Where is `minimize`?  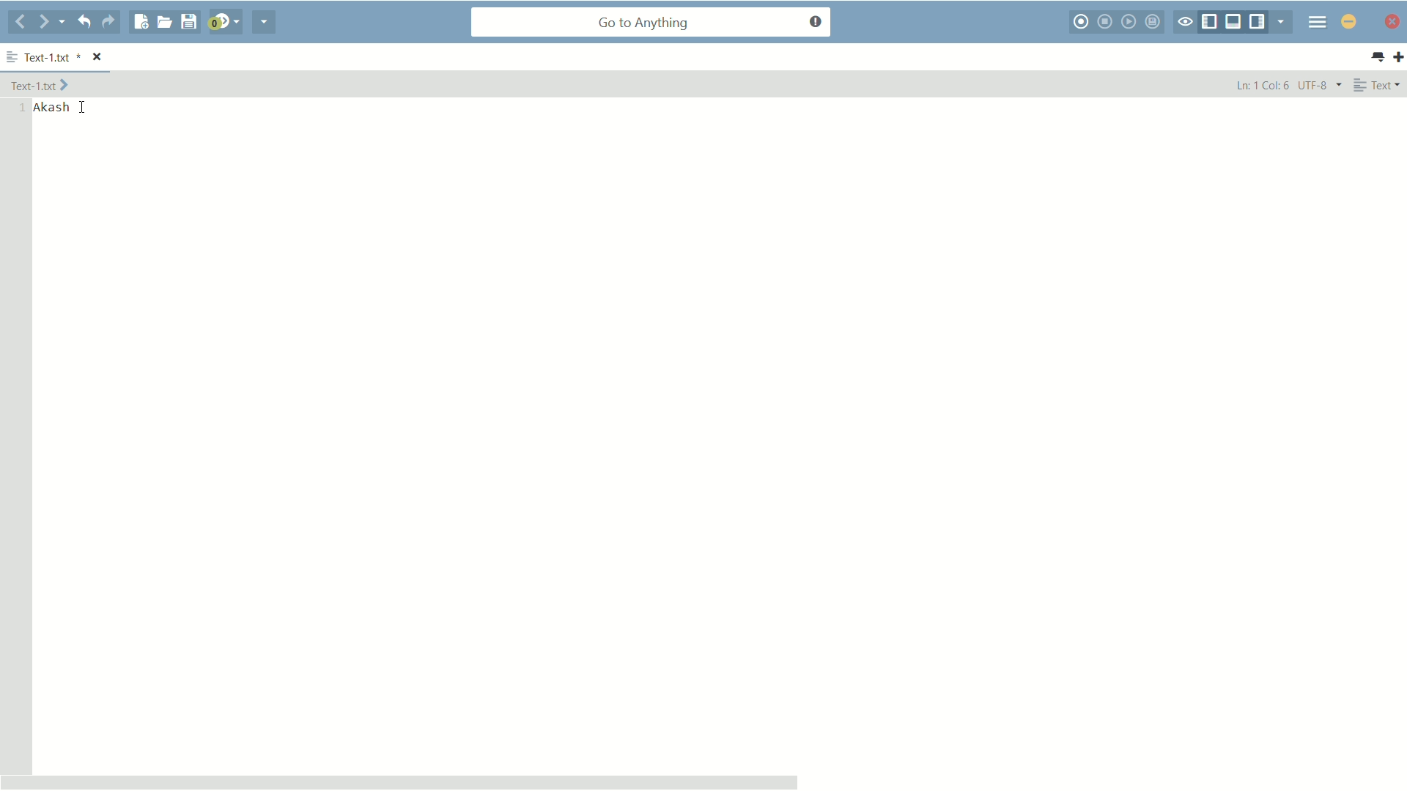
minimize is located at coordinates (1349, 21).